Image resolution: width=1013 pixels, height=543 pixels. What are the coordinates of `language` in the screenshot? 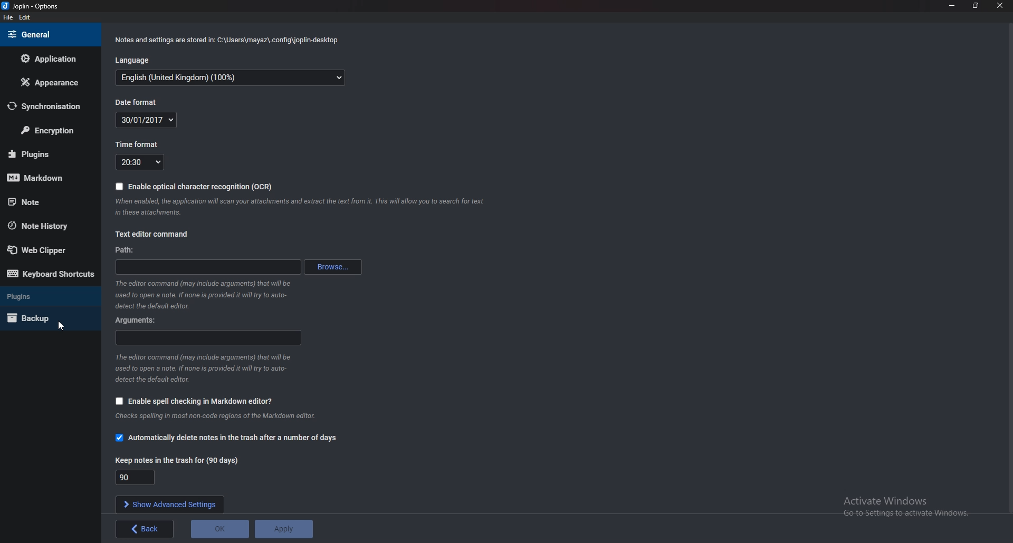 It's located at (136, 60).